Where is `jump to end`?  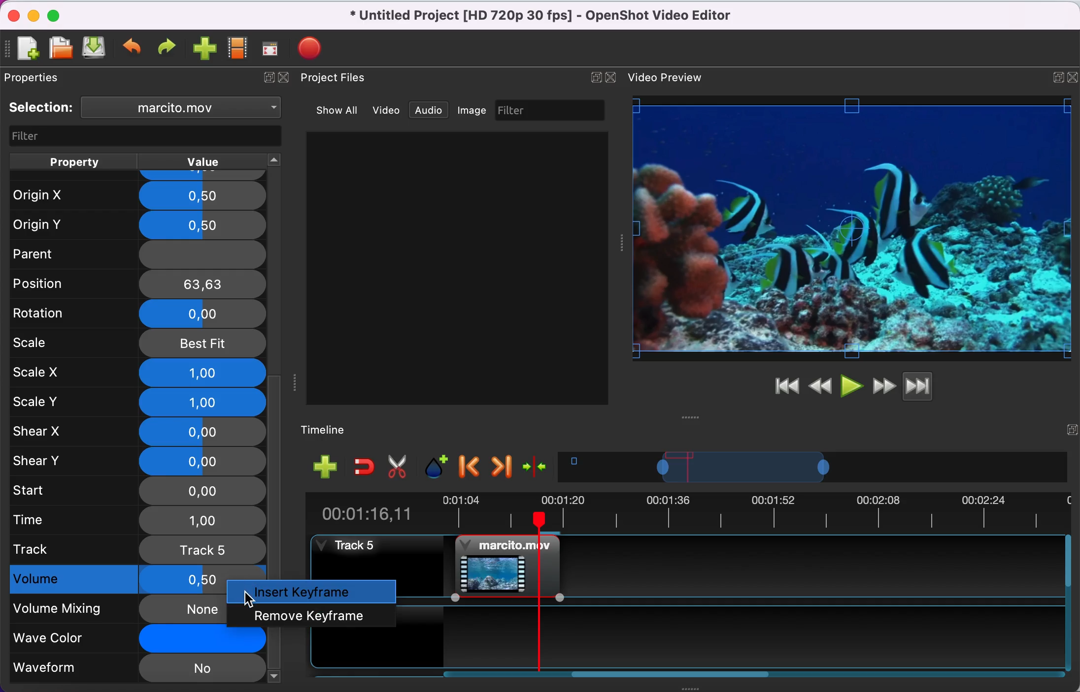 jump to end is located at coordinates (933, 388).